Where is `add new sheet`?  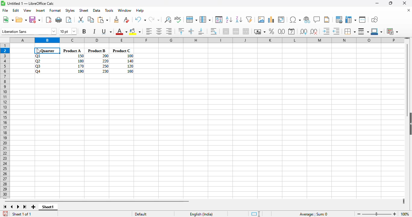
add new sheet is located at coordinates (33, 207).